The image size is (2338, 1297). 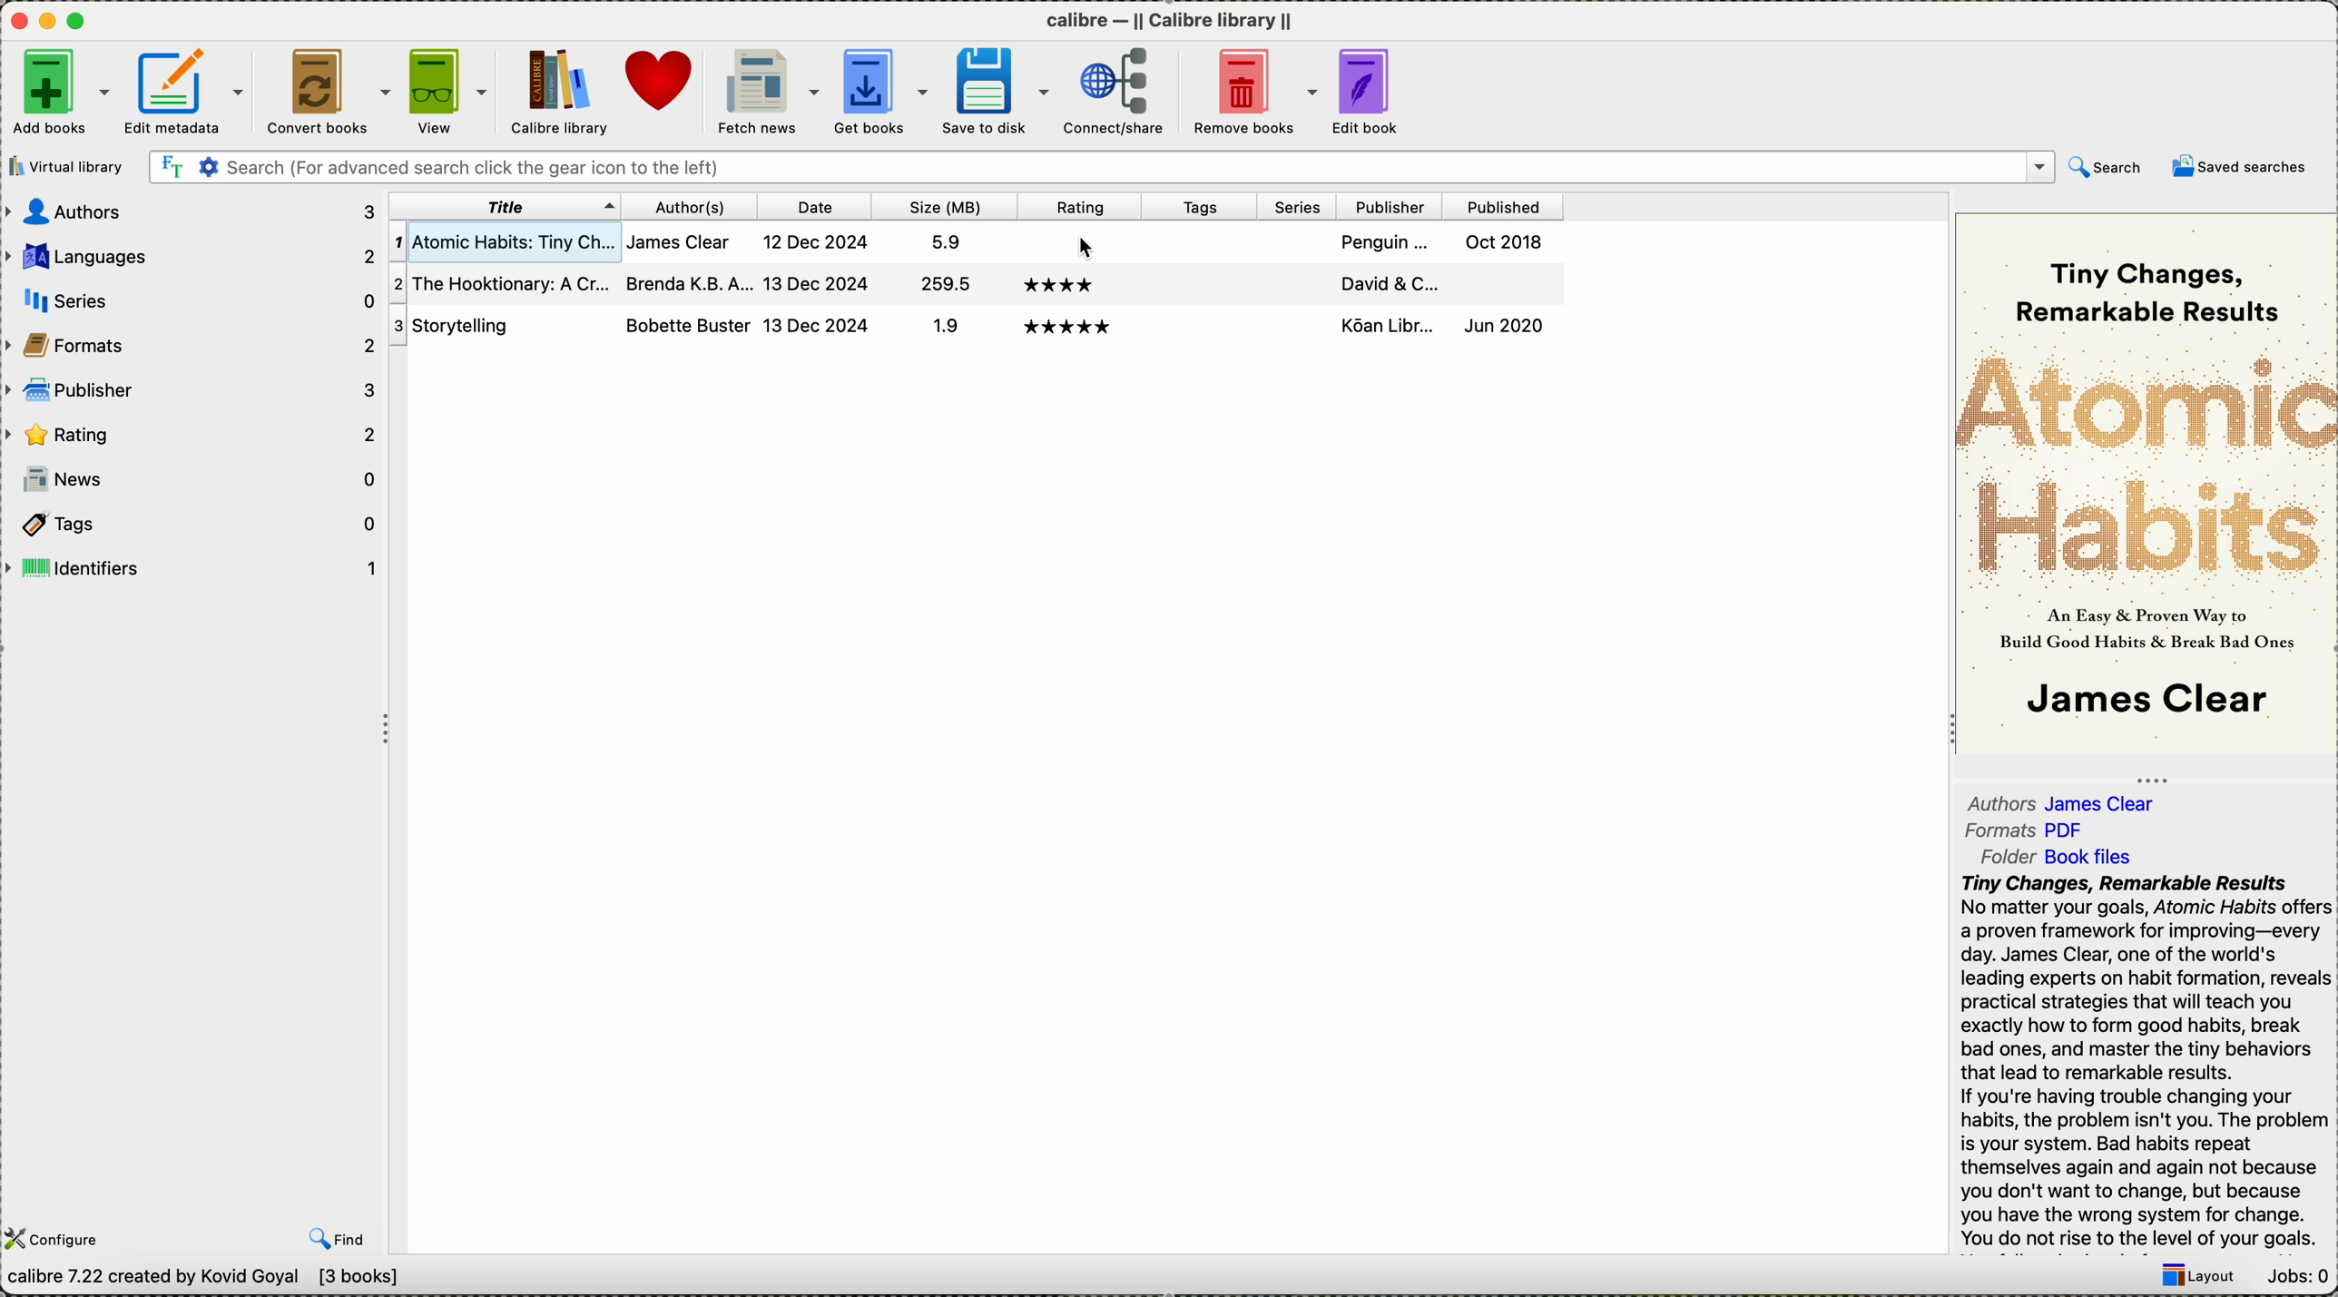 What do you see at coordinates (503, 243) in the screenshot?
I see `atomic habits : tiny ch...` at bounding box center [503, 243].